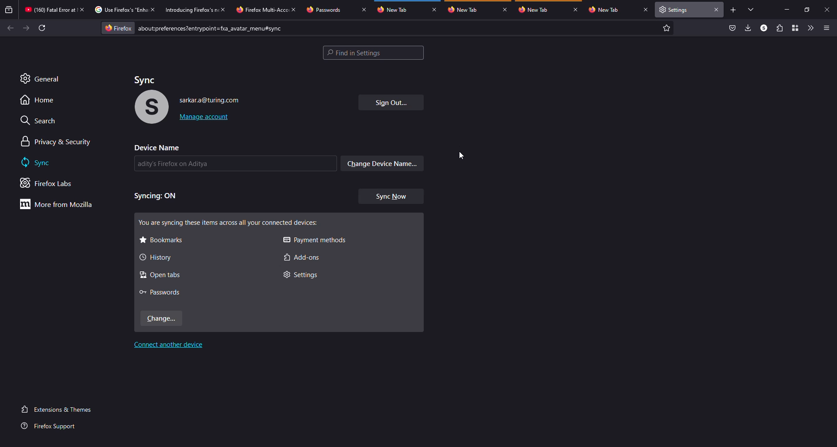  Describe the element at coordinates (161, 292) in the screenshot. I see `passwords` at that location.